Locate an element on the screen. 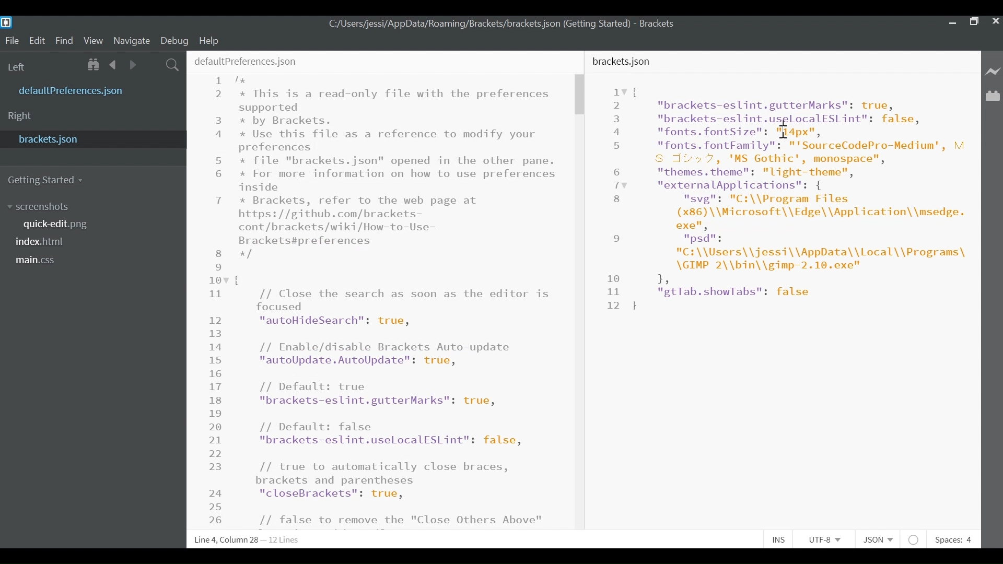  Right is located at coordinates (20, 117).